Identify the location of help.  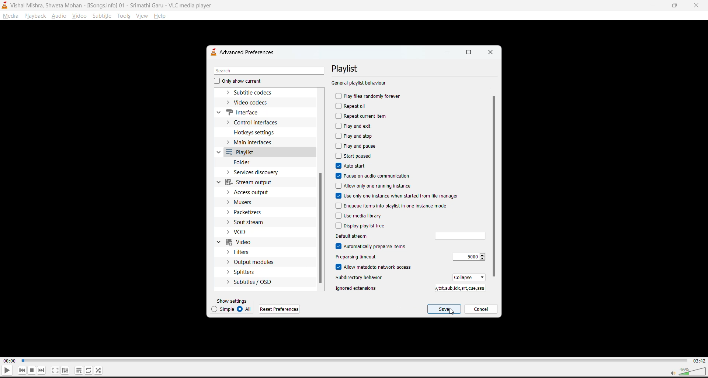
(162, 16).